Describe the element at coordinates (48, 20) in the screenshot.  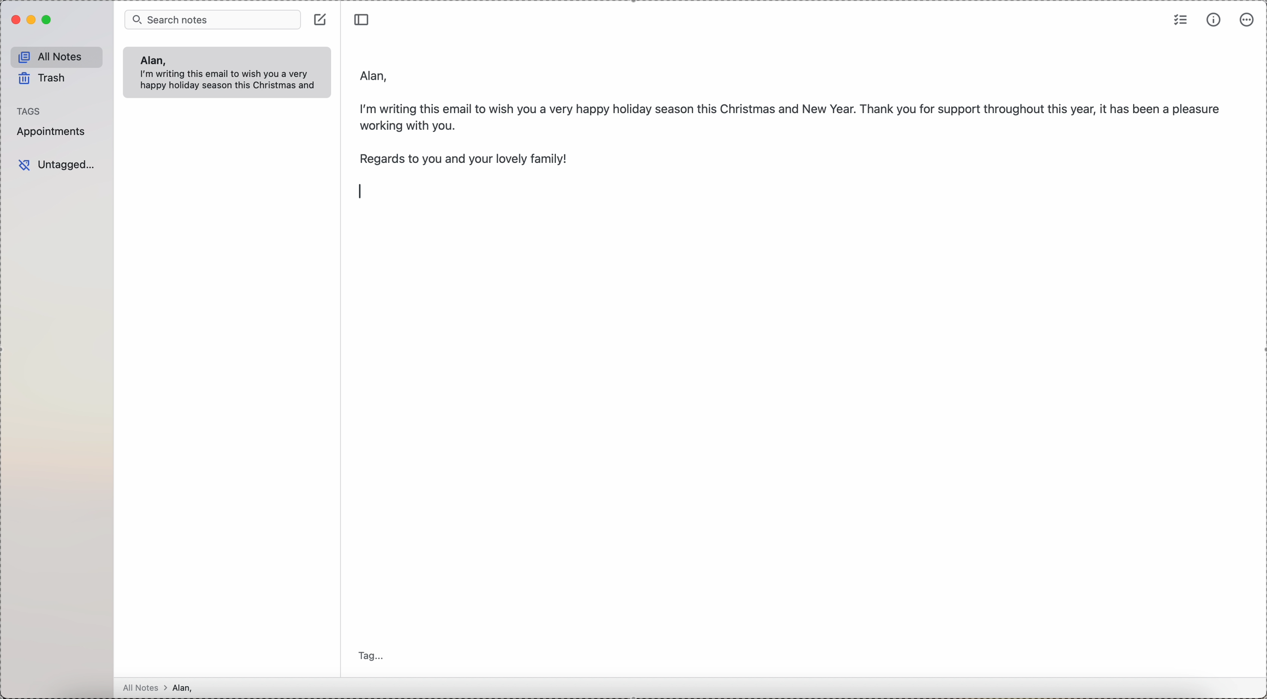
I see `maximize` at that location.